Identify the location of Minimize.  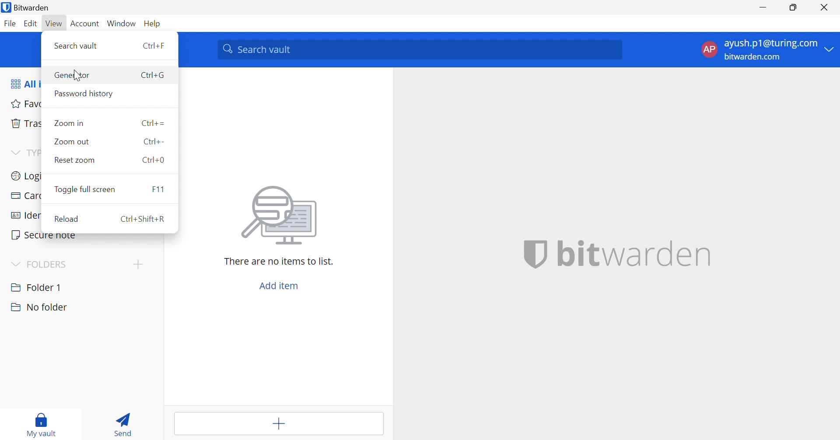
(763, 6).